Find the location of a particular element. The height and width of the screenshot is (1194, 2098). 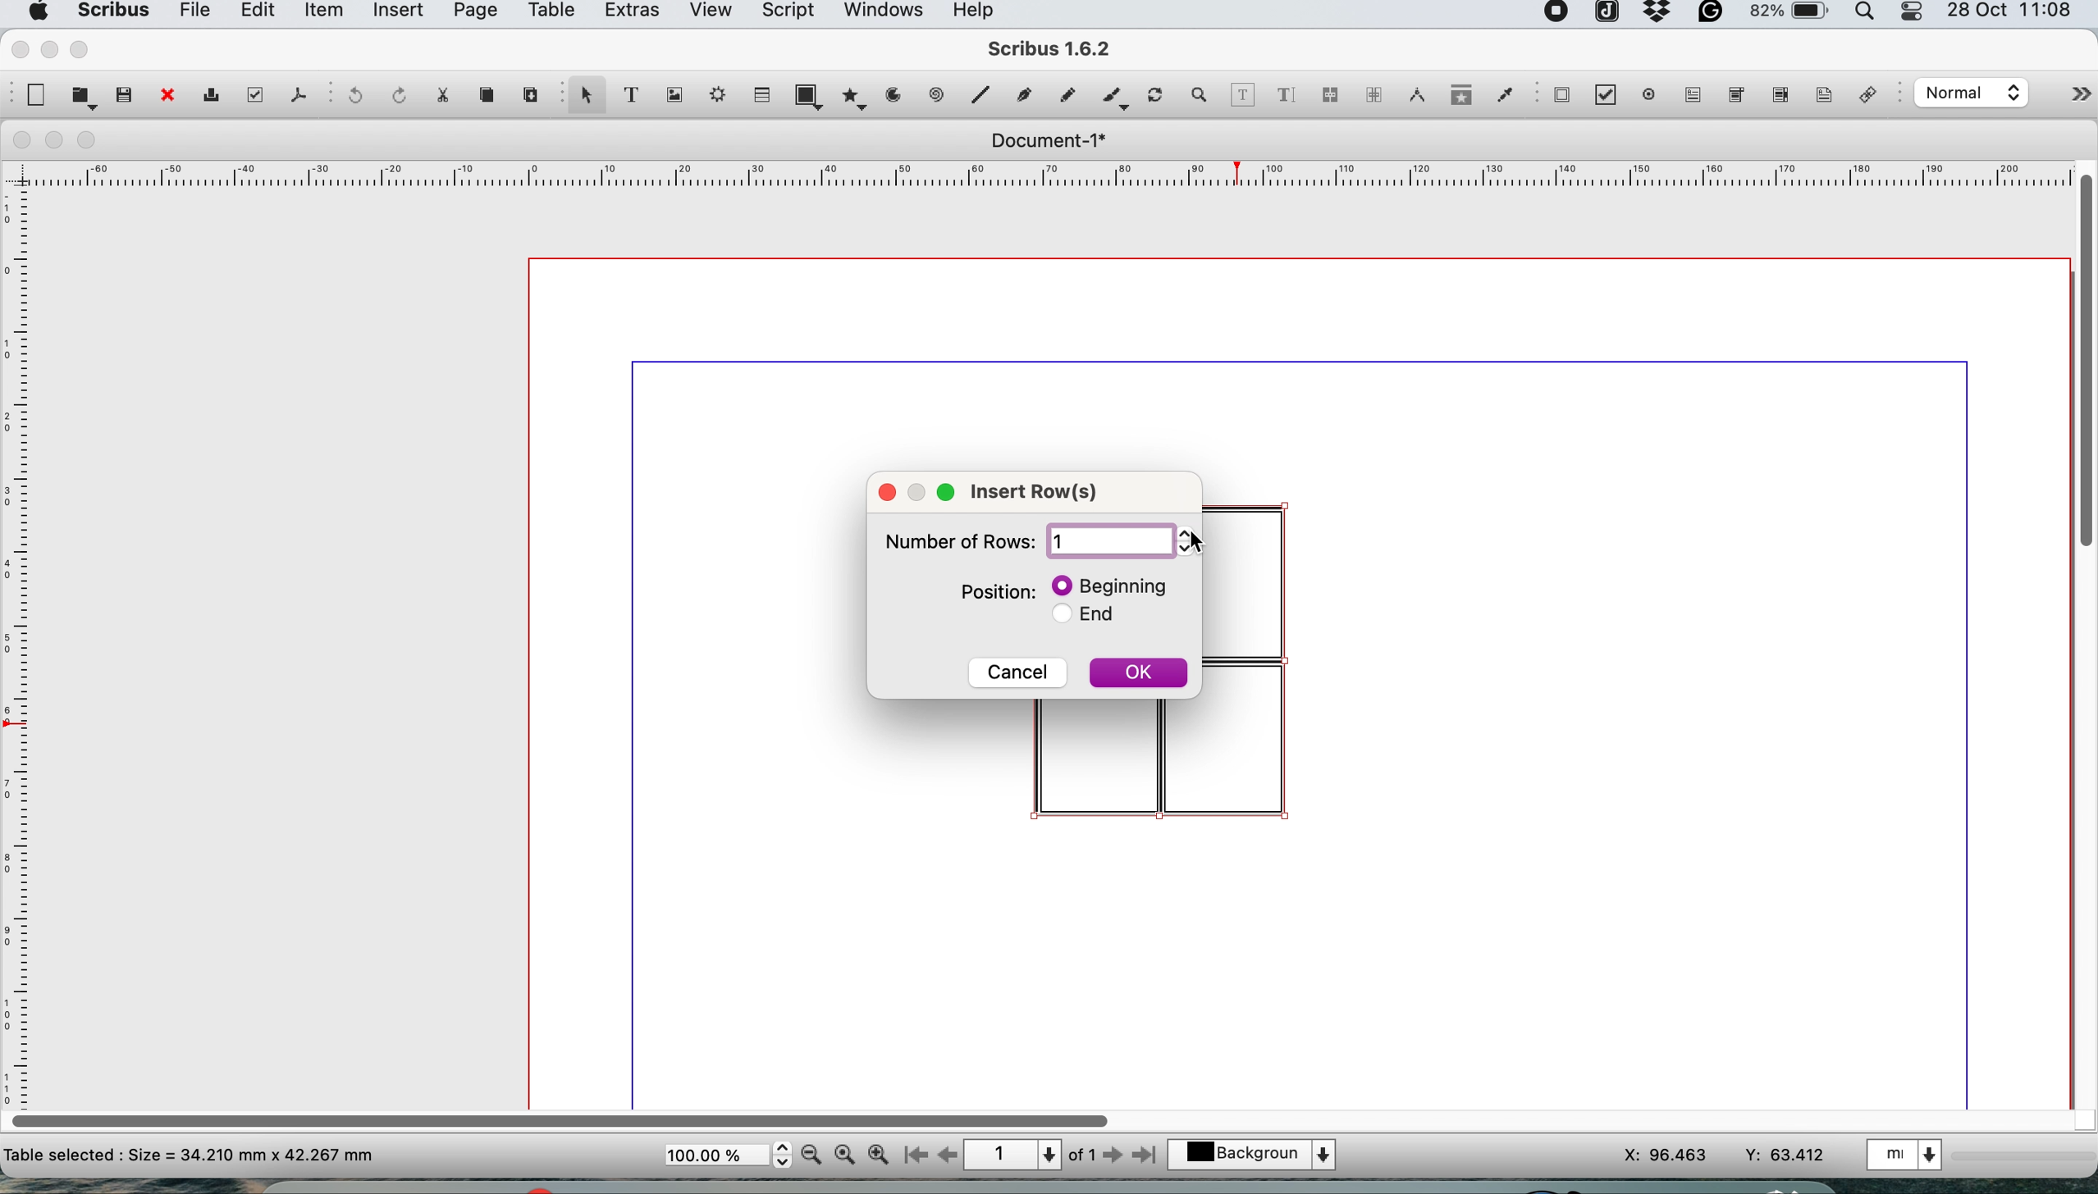

screen recorder is located at coordinates (1557, 14).